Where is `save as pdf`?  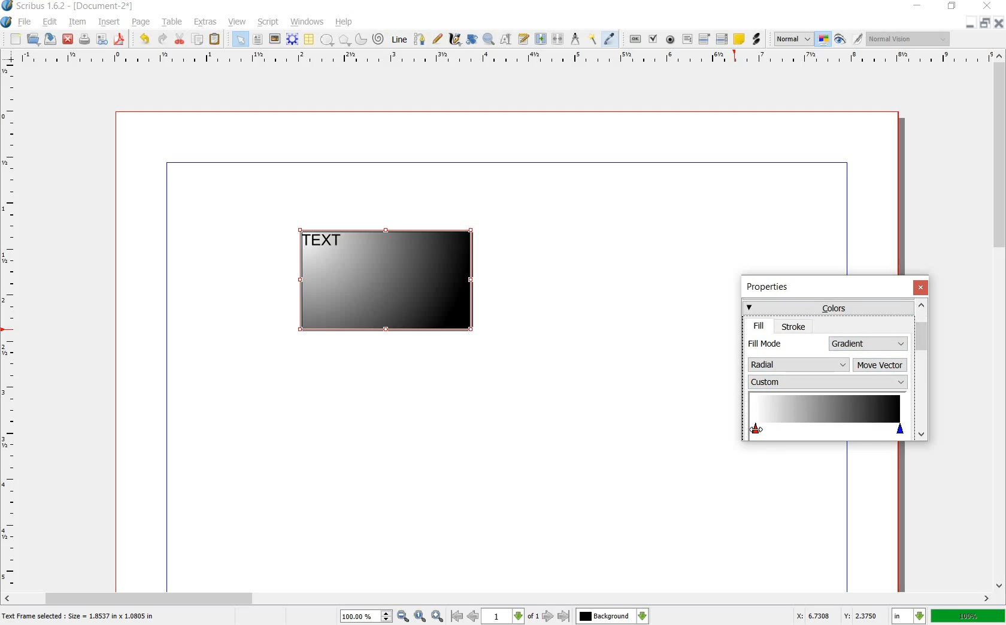 save as pdf is located at coordinates (119, 40).